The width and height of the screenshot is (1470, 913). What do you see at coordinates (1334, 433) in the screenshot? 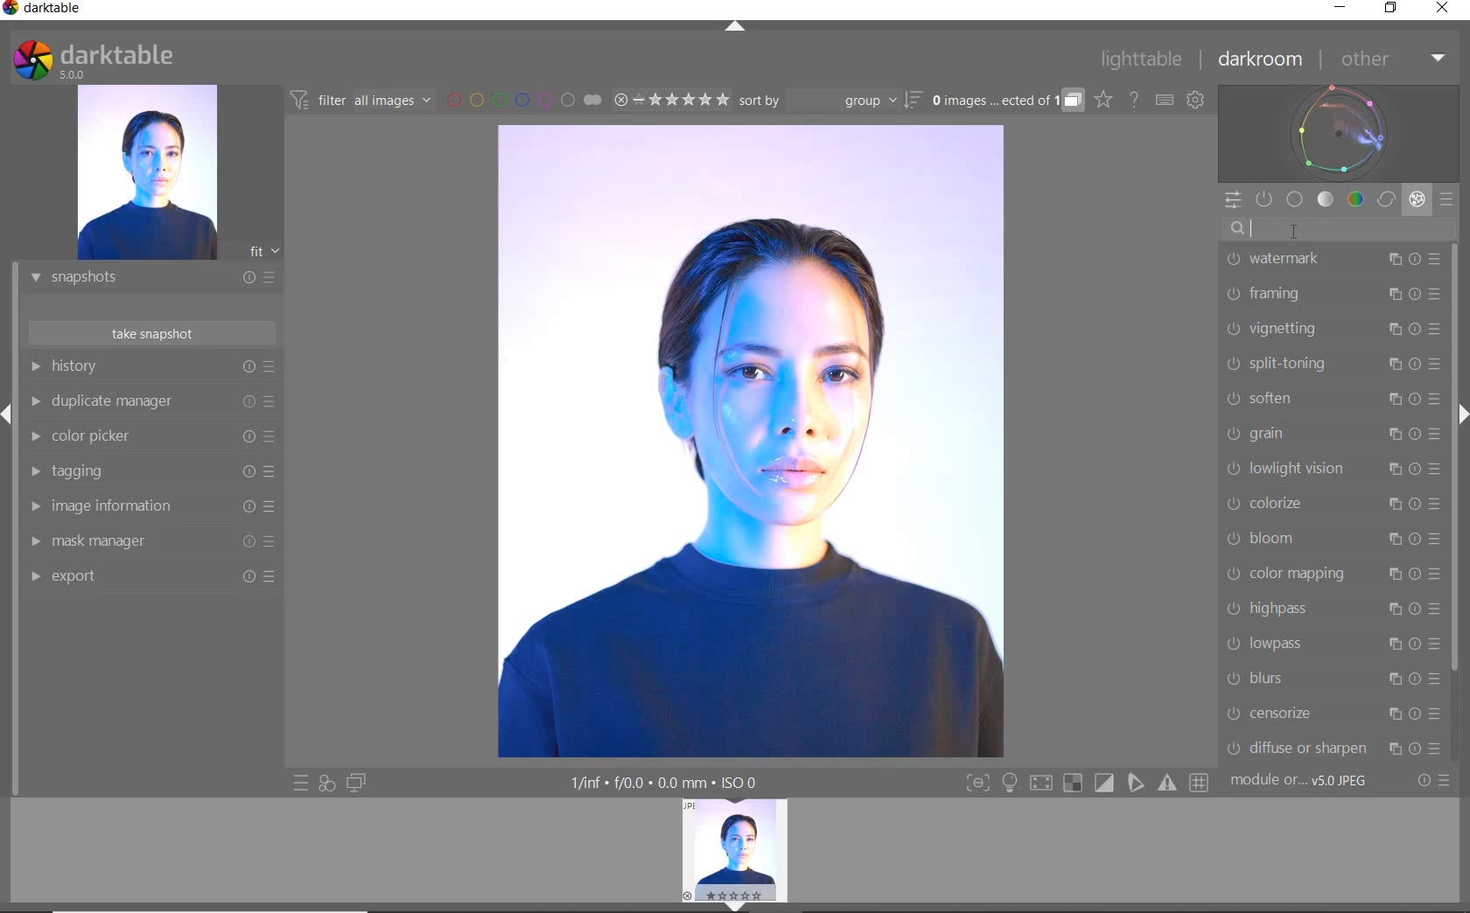
I see `GRAIN` at bounding box center [1334, 433].